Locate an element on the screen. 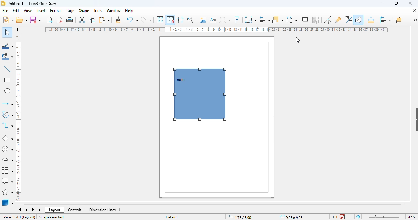 The image size is (418, 220). window is located at coordinates (114, 10).